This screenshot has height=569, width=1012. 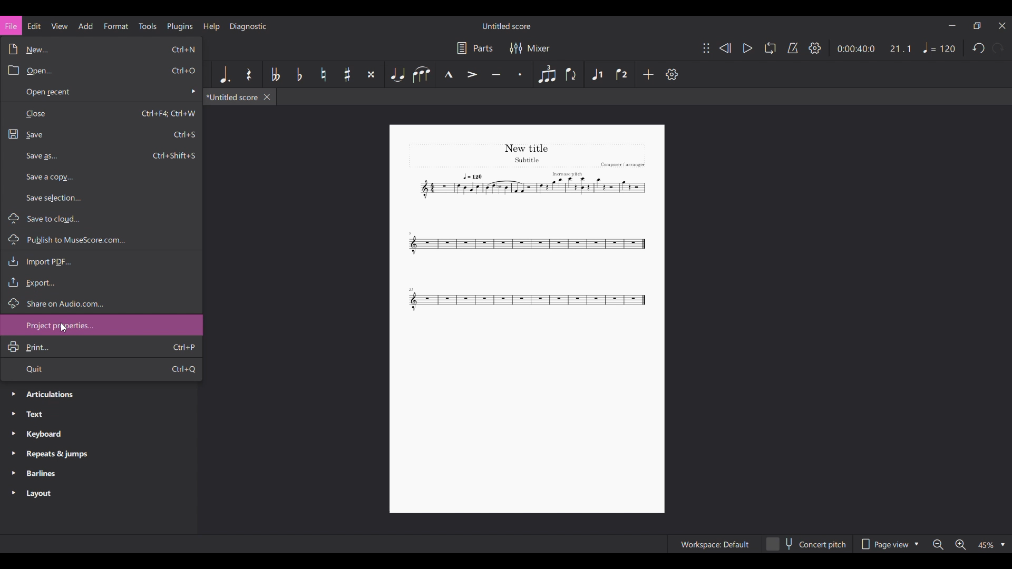 I want to click on Export..., so click(x=101, y=282).